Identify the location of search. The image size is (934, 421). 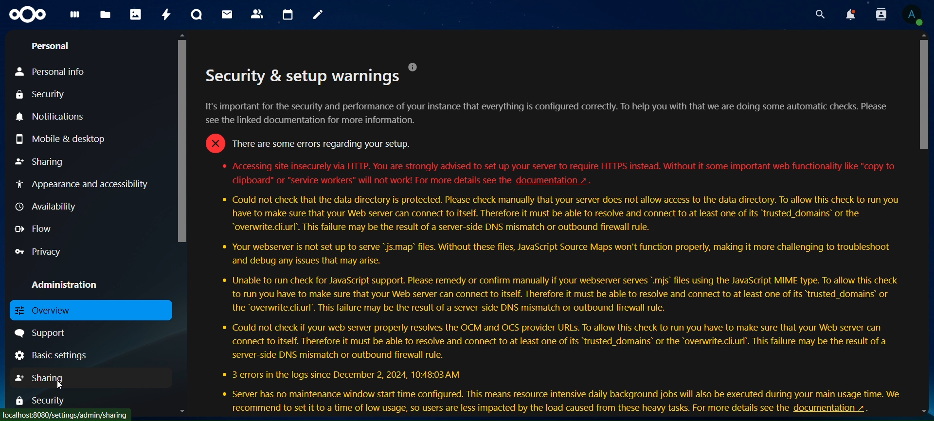
(820, 14).